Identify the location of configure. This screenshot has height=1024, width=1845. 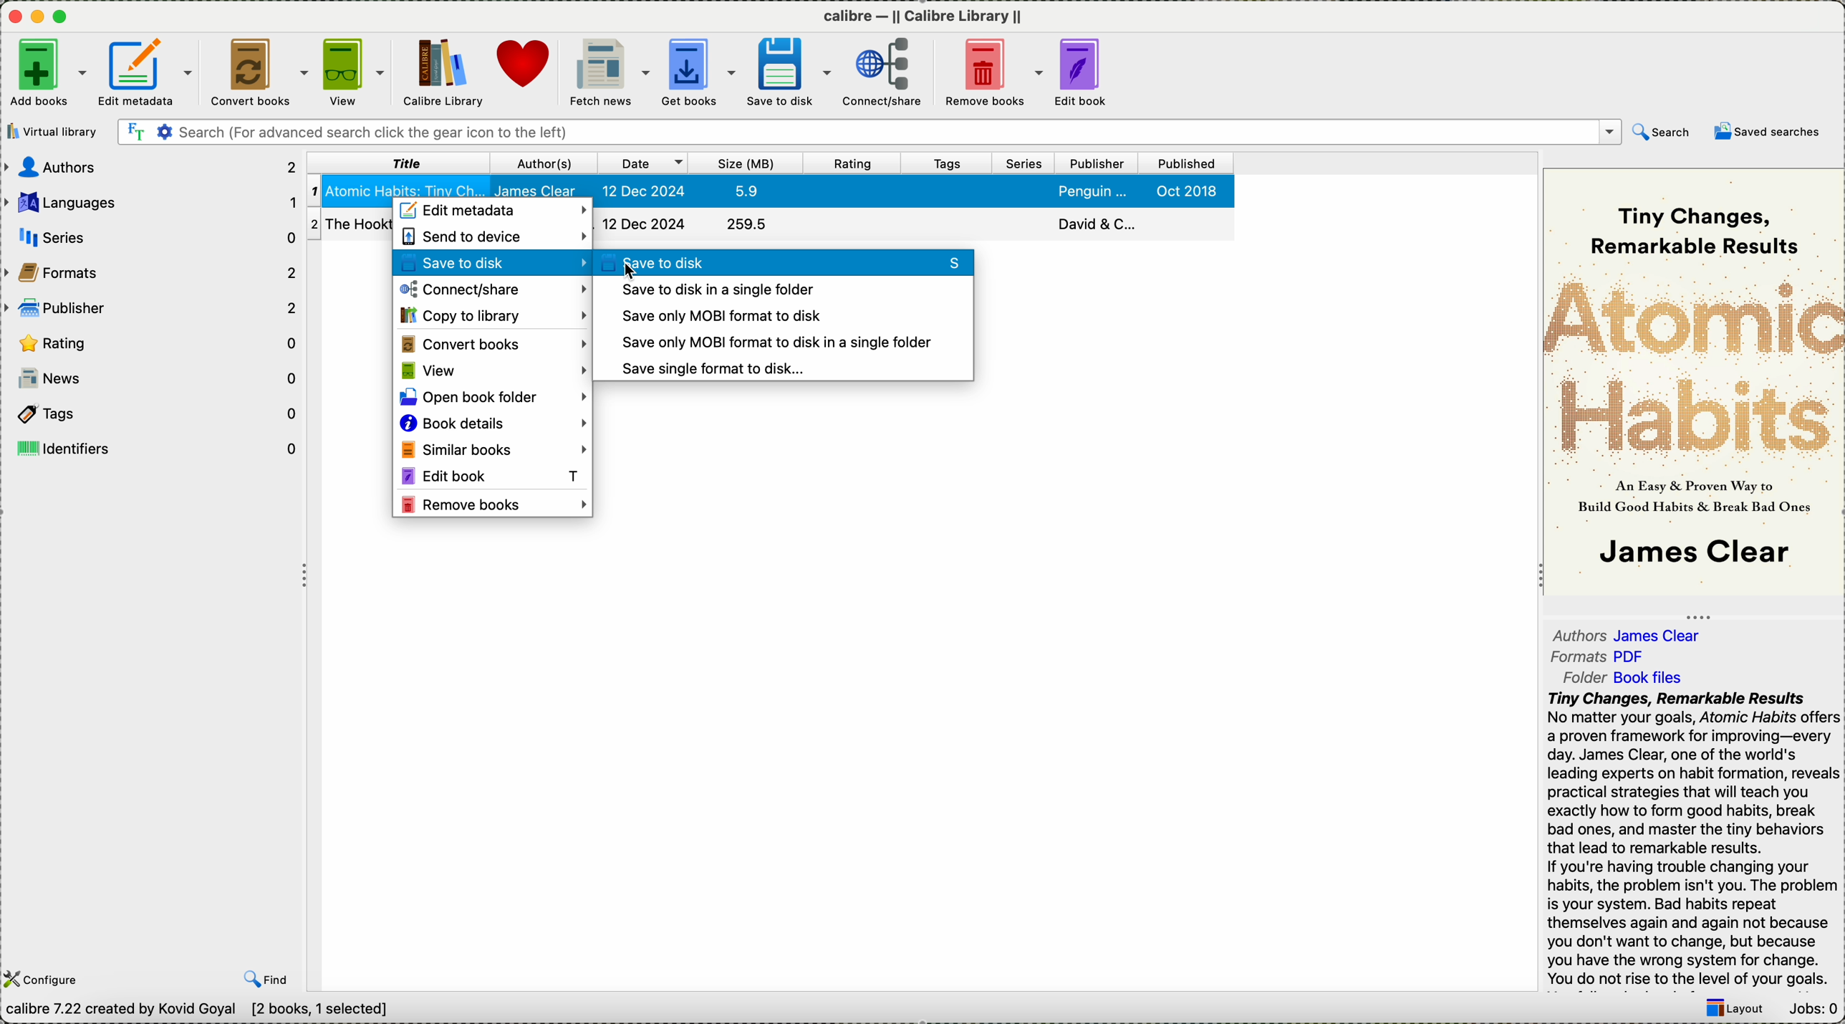
(46, 979).